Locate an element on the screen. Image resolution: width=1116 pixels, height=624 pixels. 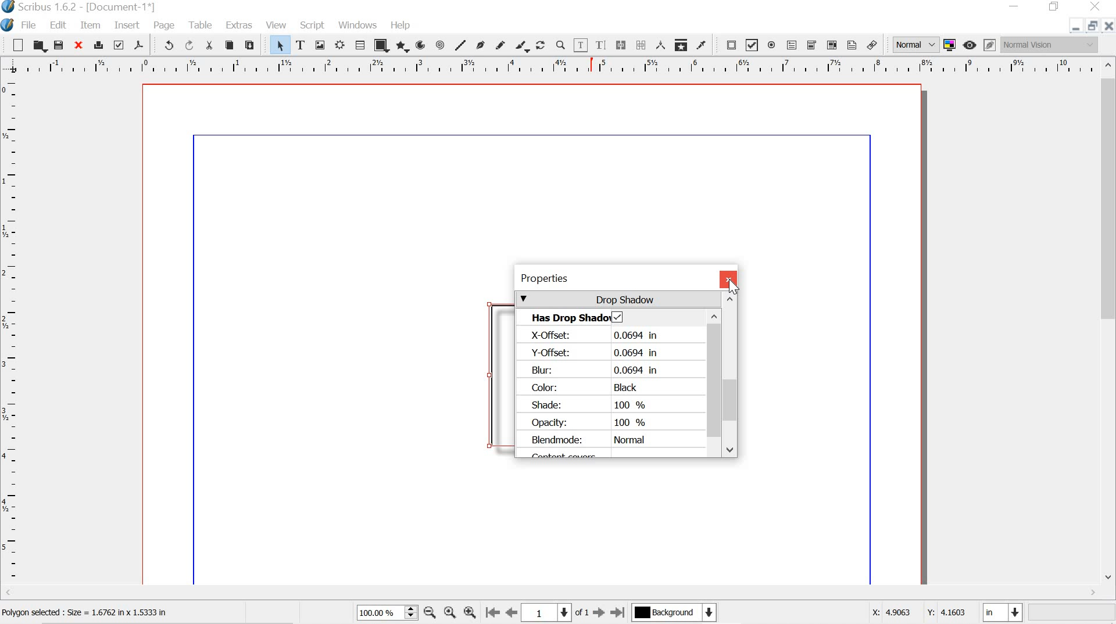
bezier curve is located at coordinates (480, 44).